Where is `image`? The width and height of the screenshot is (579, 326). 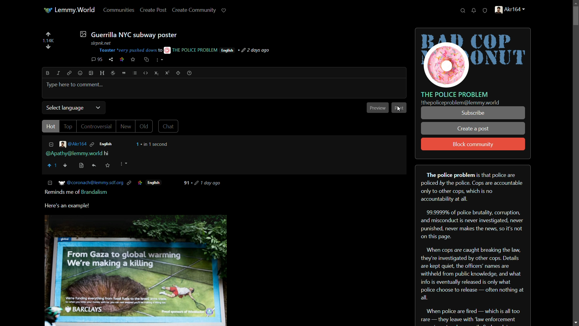
image is located at coordinates (136, 270).